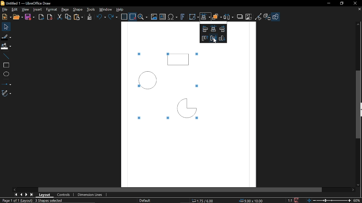 This screenshot has width=362, height=203. I want to click on B Untitled 1 — LibreOffice Draw, so click(31, 3).